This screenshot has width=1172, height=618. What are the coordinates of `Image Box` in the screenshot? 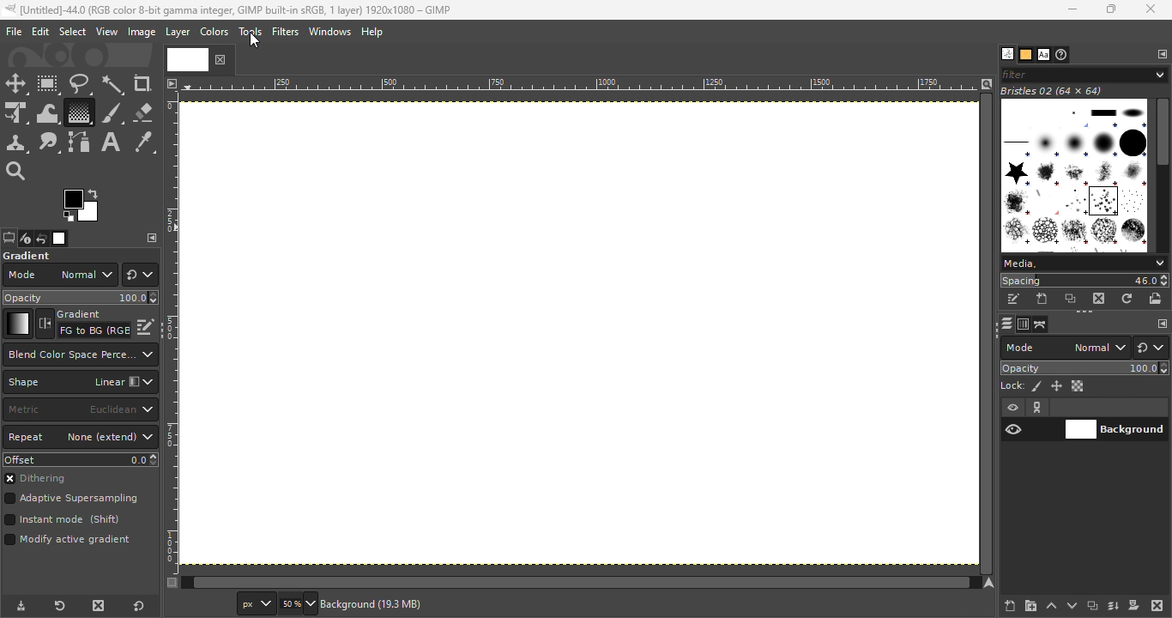 It's located at (1074, 169).